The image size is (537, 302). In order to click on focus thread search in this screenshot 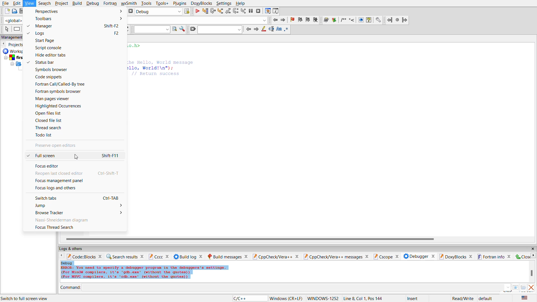, I will do `click(65, 228)`.